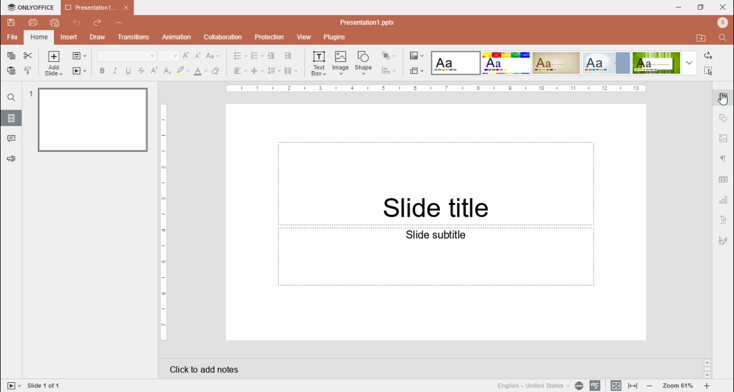 The width and height of the screenshot is (734, 392). I want to click on home, so click(38, 38).